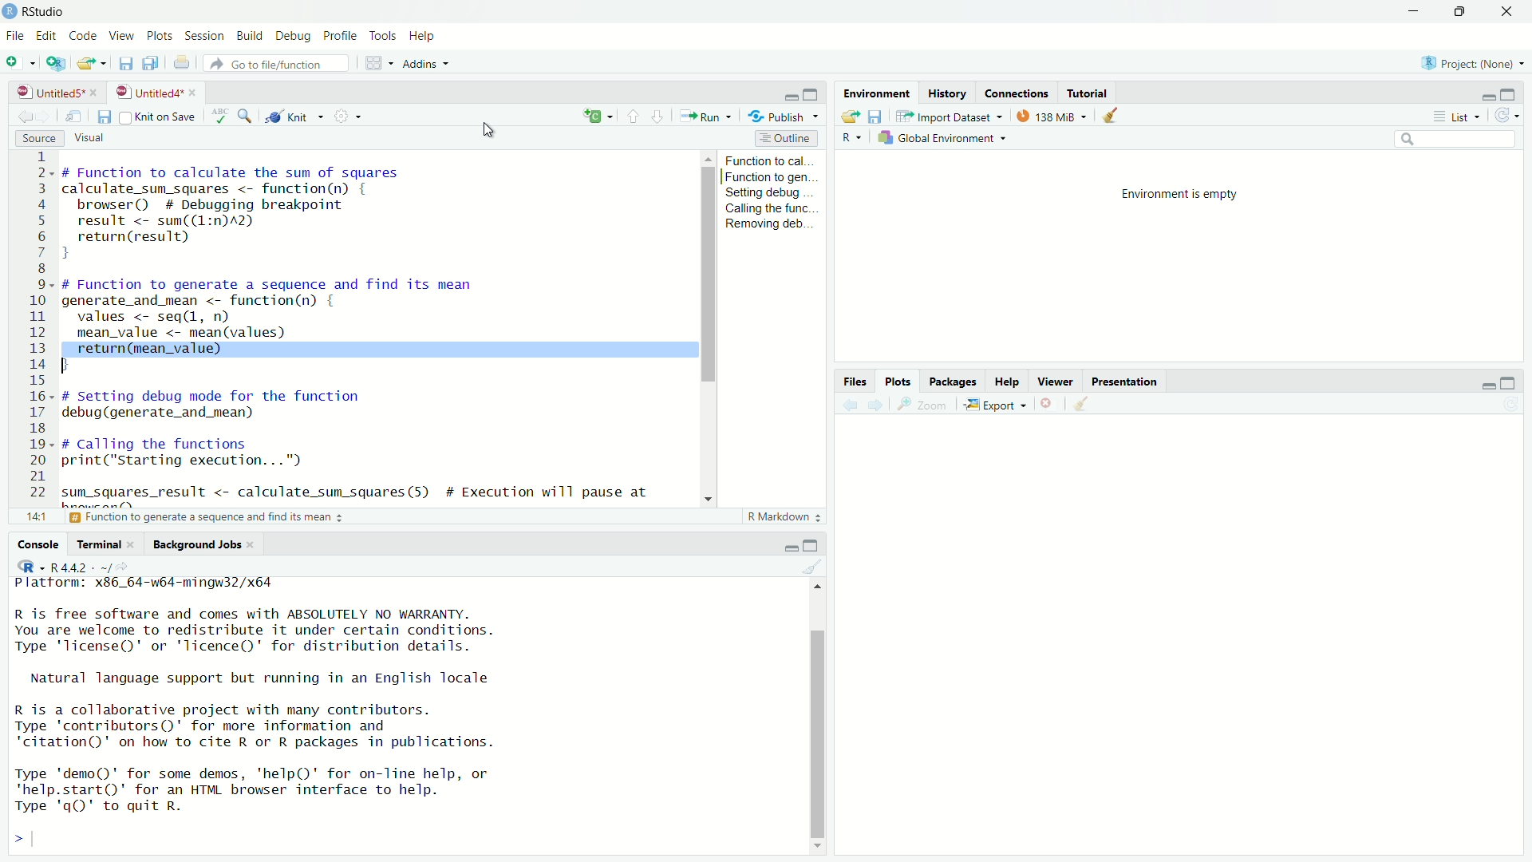 The width and height of the screenshot is (1532, 862). What do you see at coordinates (127, 566) in the screenshot?
I see `view the current working directory` at bounding box center [127, 566].